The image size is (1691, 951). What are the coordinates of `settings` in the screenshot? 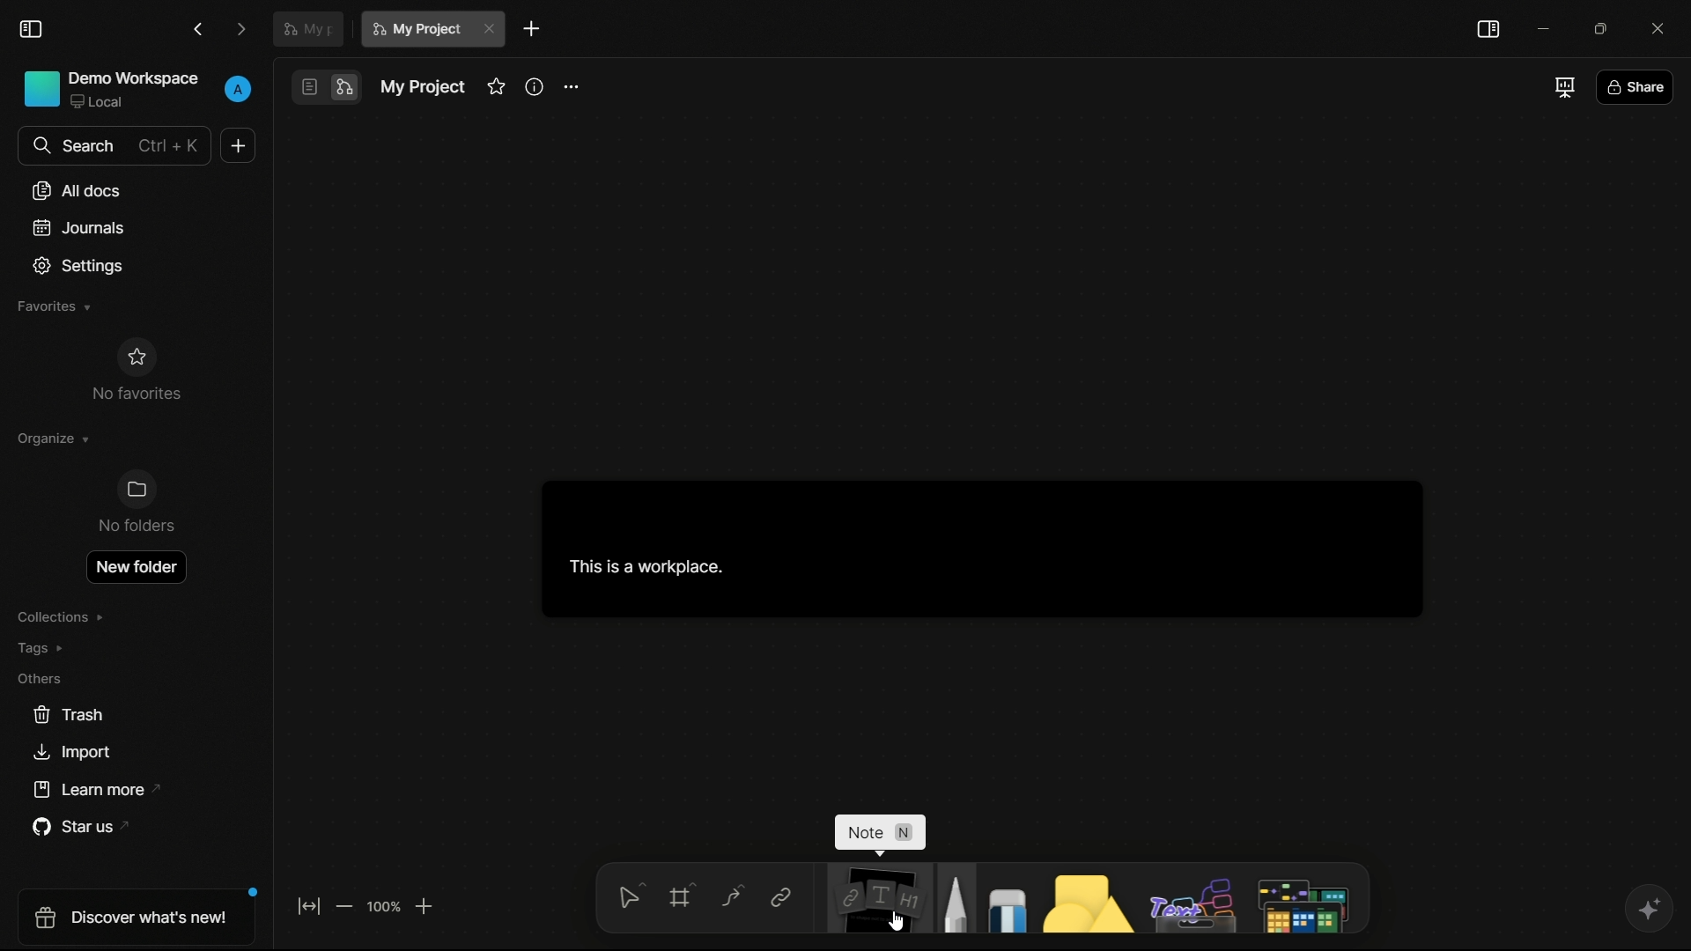 It's located at (76, 264).